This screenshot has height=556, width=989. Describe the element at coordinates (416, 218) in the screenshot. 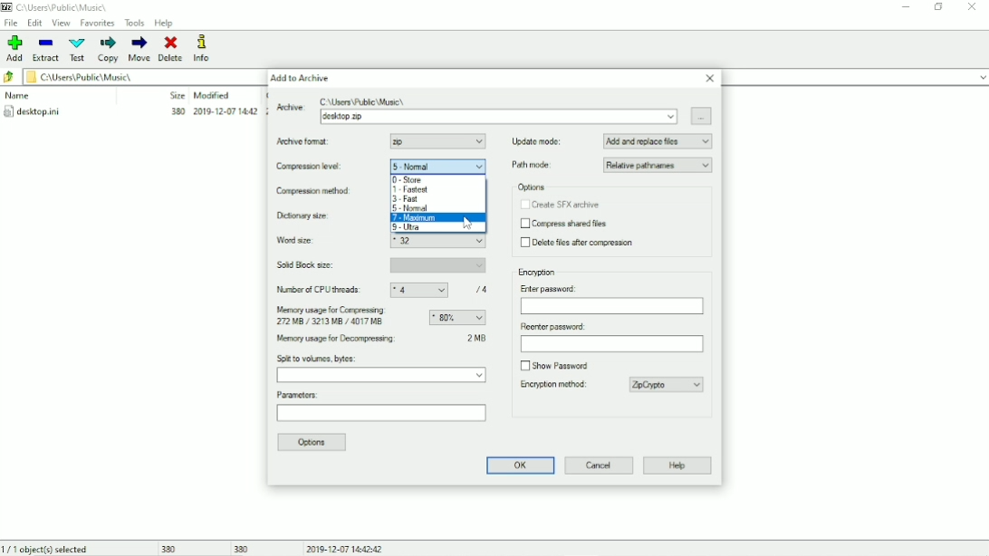

I see `7 - Maximum` at that location.